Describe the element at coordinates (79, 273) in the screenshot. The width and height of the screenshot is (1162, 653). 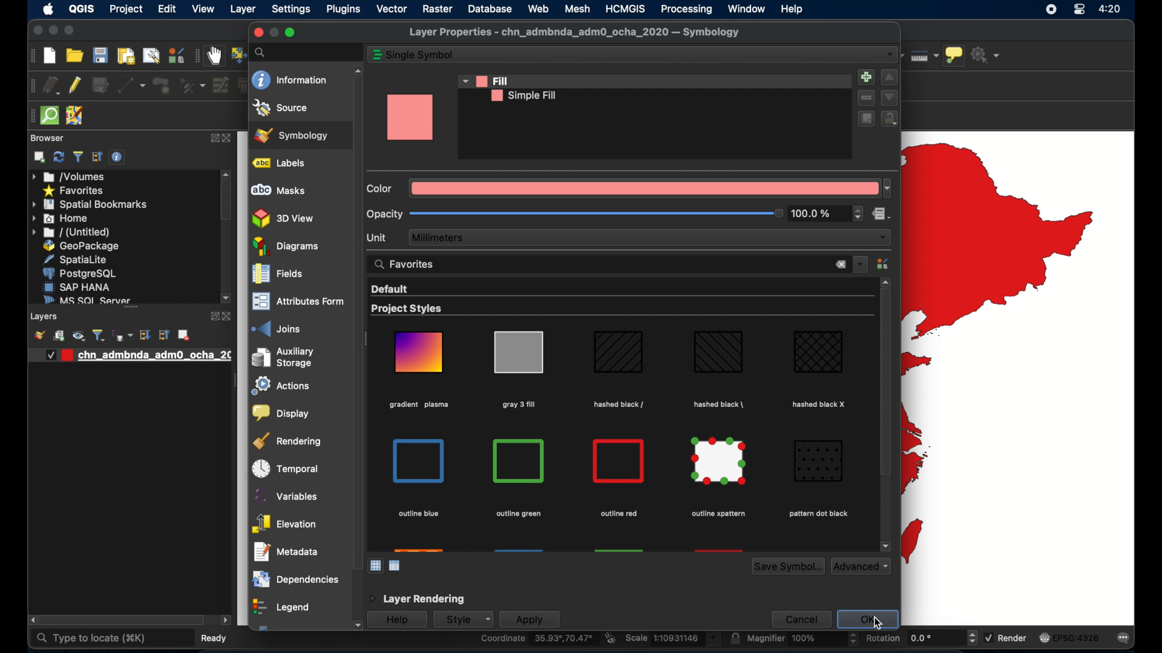
I see `postgre sql` at that location.